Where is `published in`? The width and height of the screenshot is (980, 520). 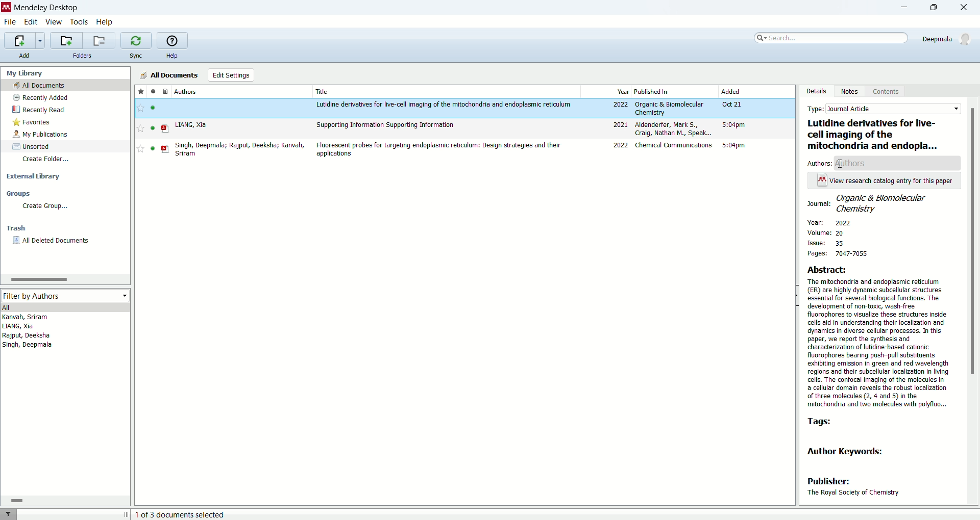 published in is located at coordinates (662, 92).